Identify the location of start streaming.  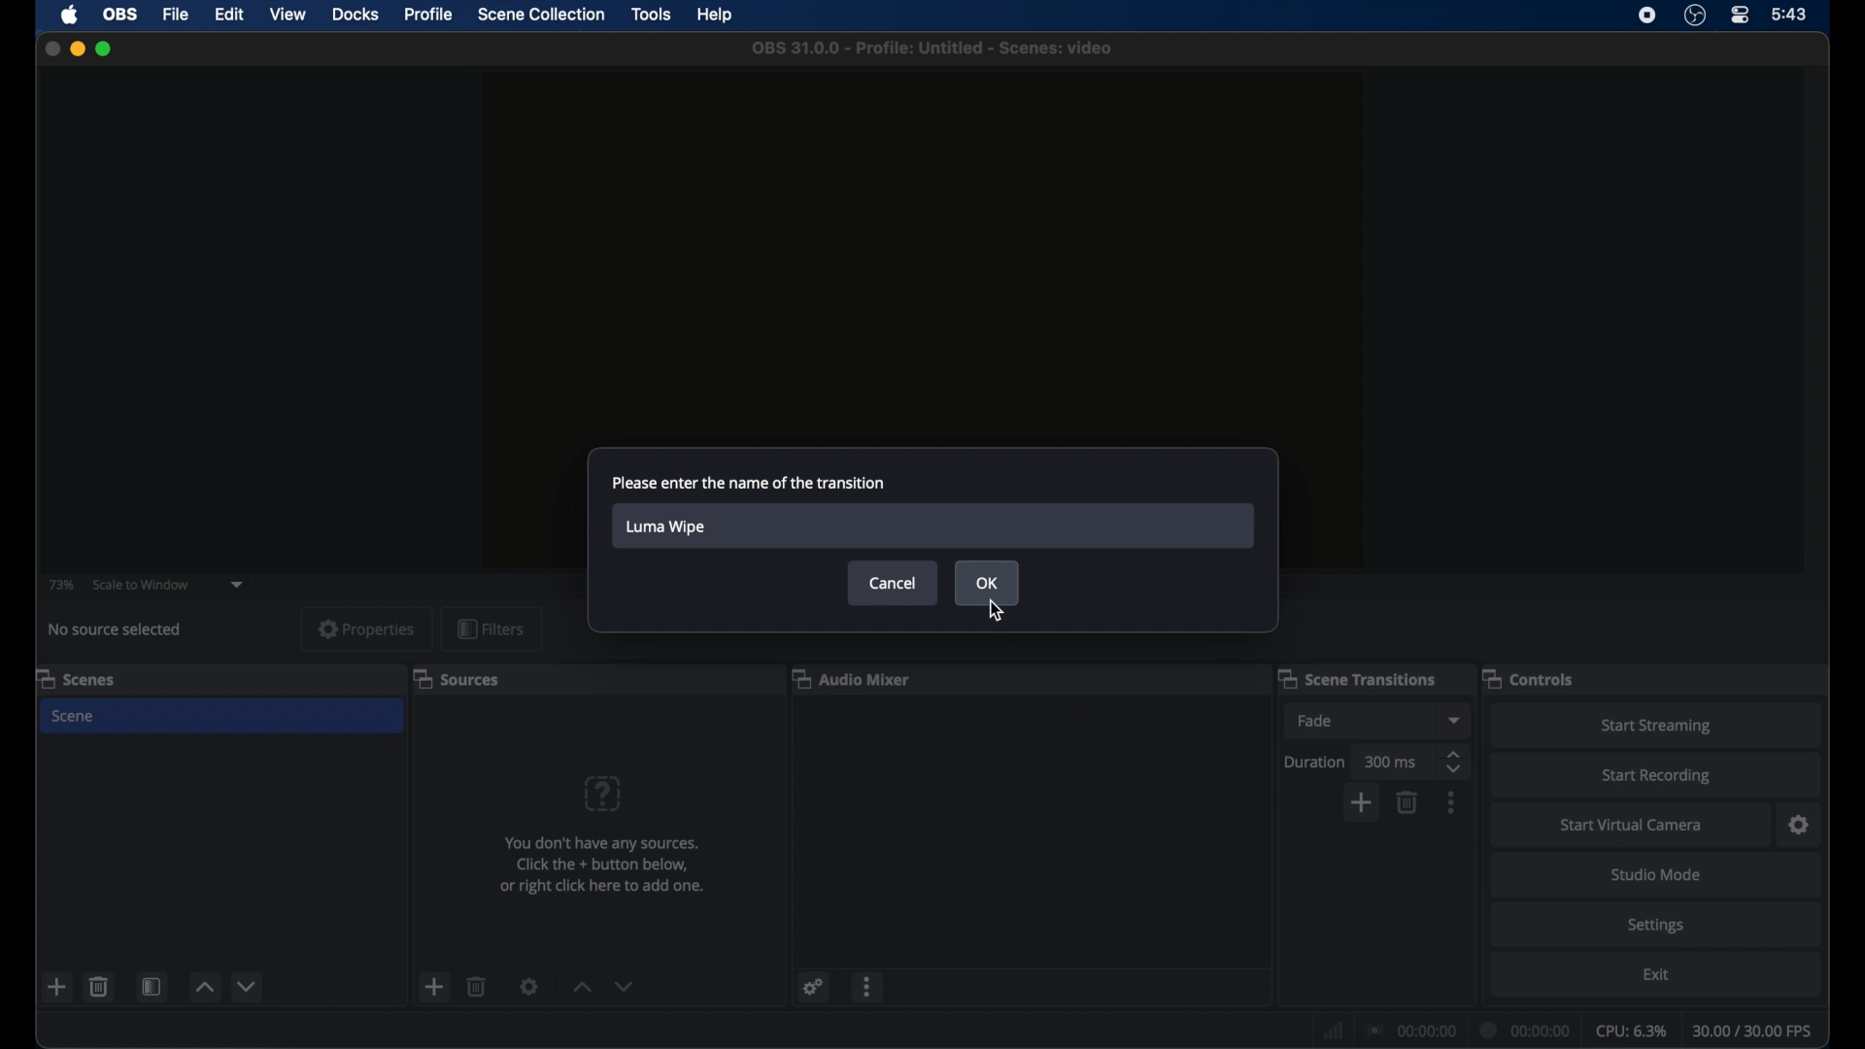
(1657, 726).